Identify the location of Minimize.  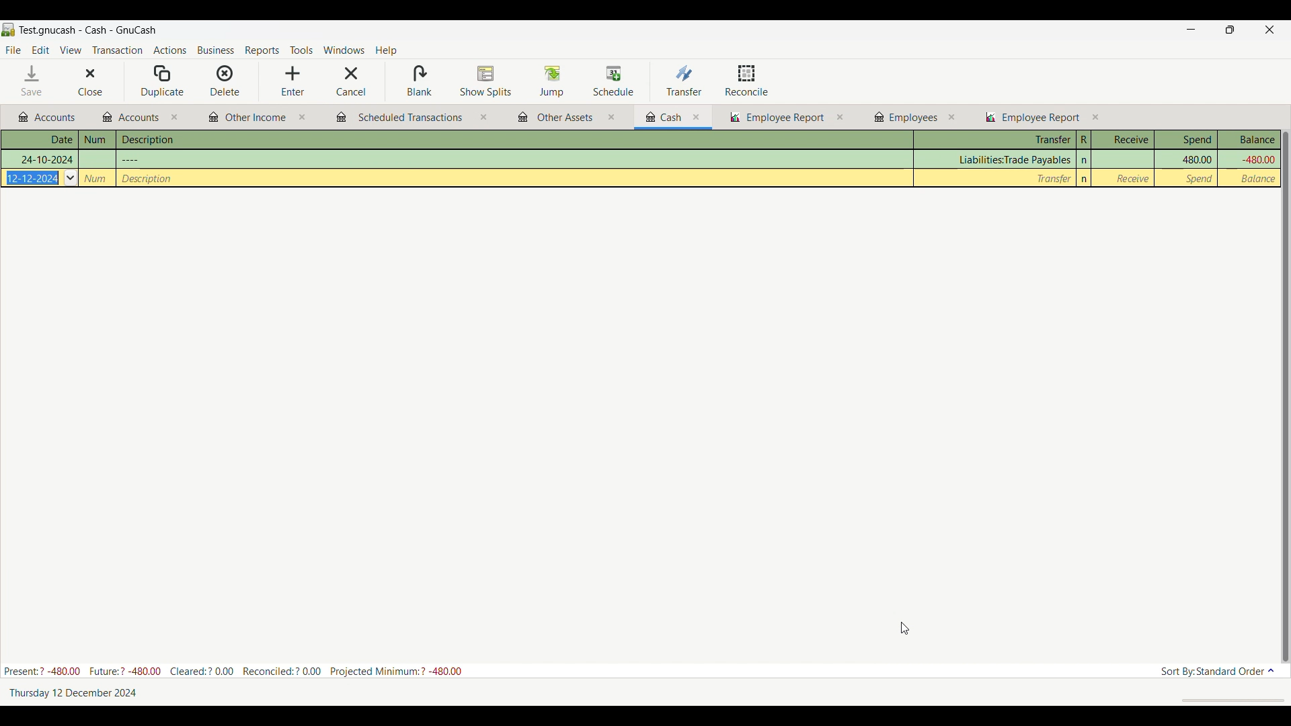
(1191, 29).